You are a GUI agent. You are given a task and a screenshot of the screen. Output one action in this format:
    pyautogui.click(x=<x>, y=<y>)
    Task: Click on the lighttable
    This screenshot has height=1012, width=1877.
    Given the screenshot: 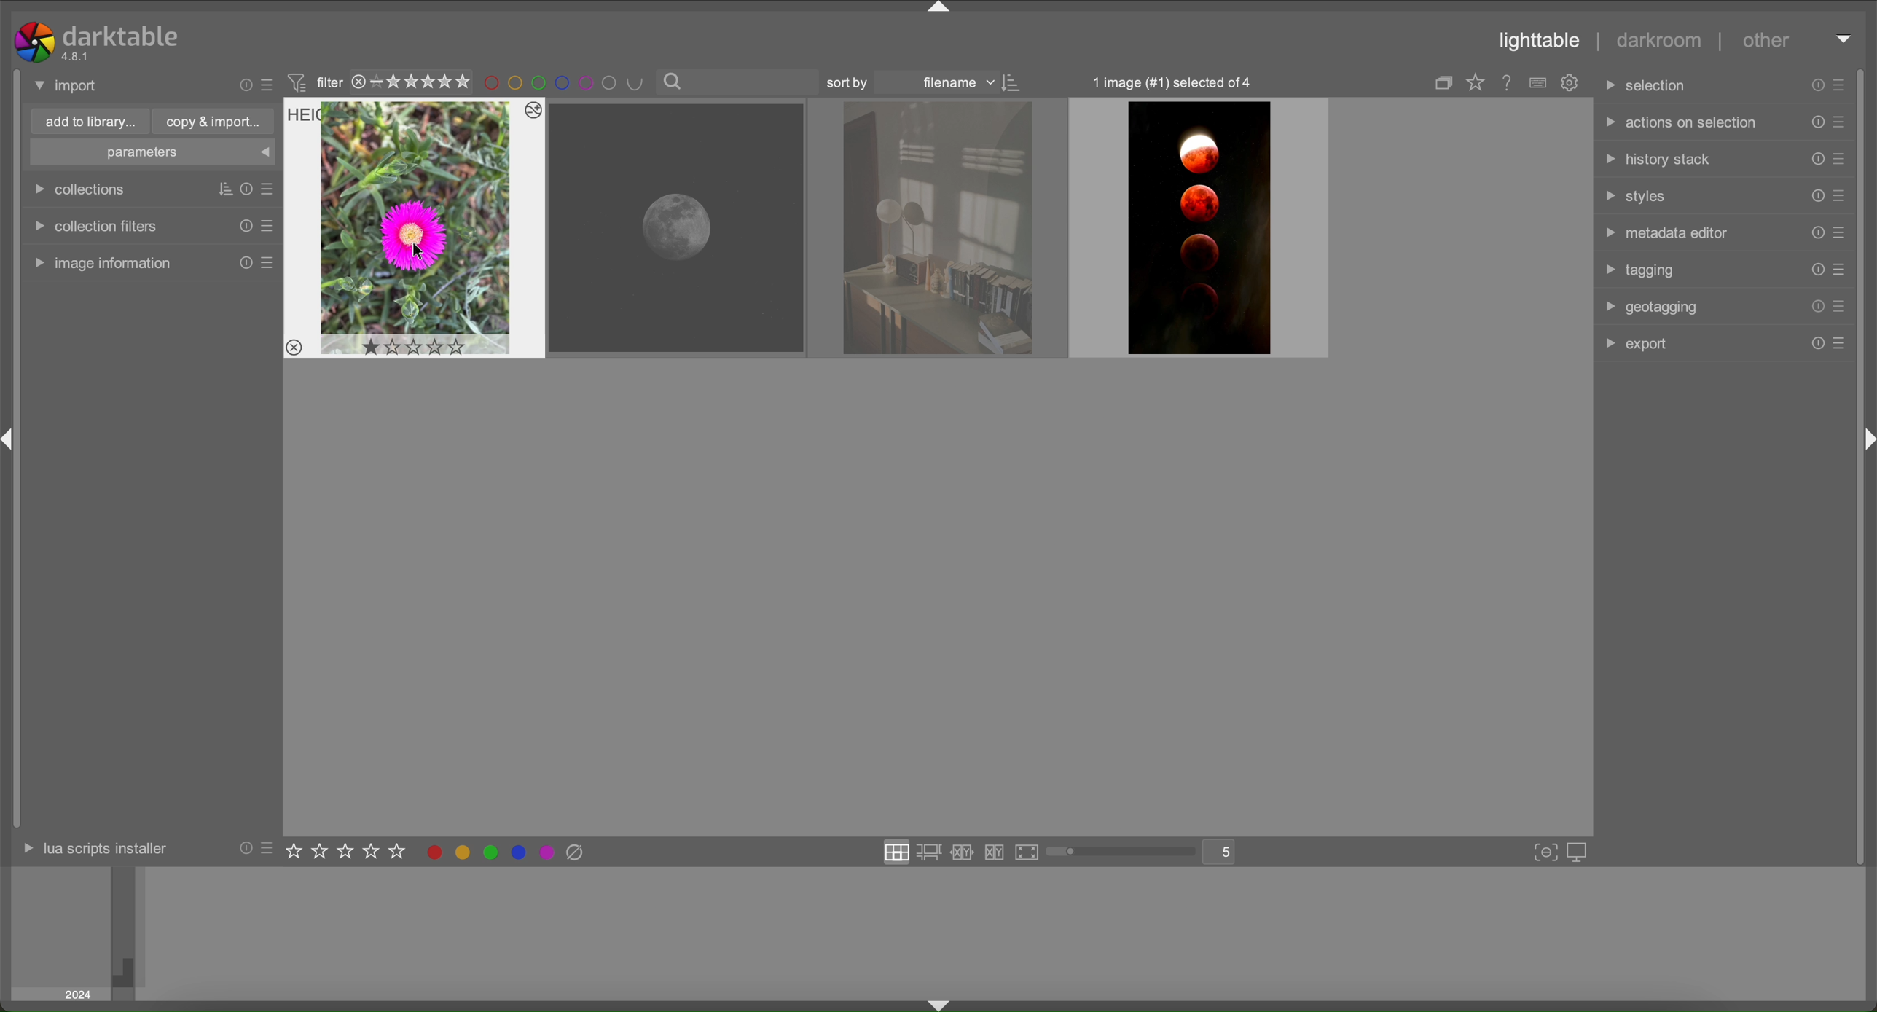 What is the action you would take?
    pyautogui.click(x=1540, y=40)
    